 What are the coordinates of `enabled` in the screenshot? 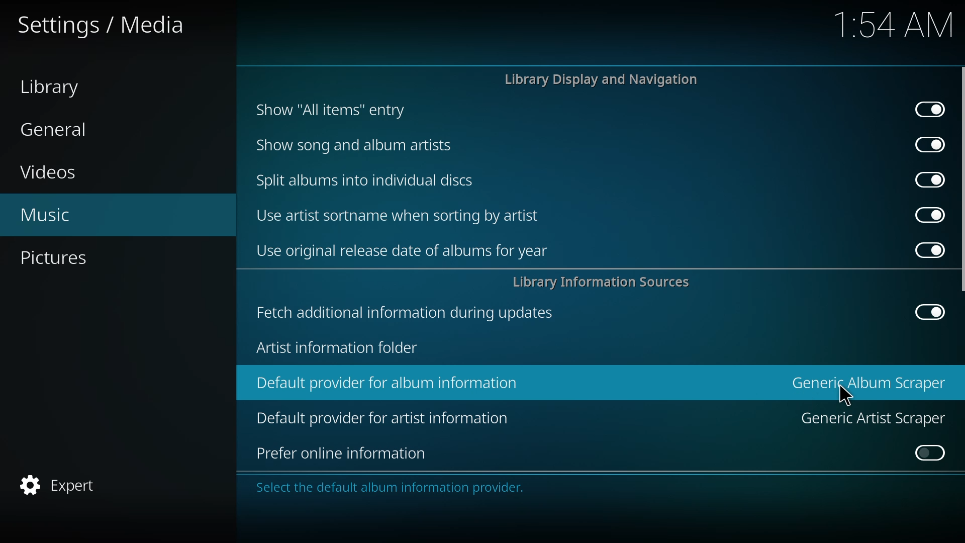 It's located at (927, 214).